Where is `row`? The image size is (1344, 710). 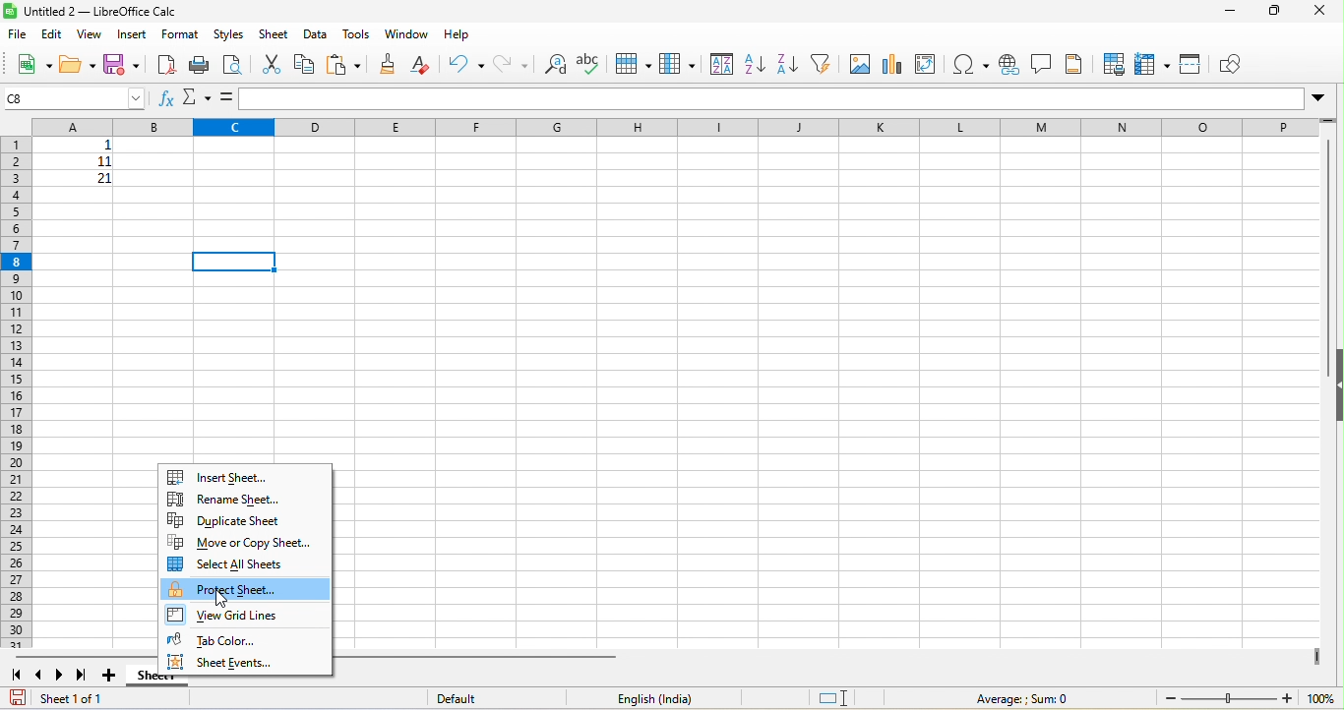
row is located at coordinates (632, 62).